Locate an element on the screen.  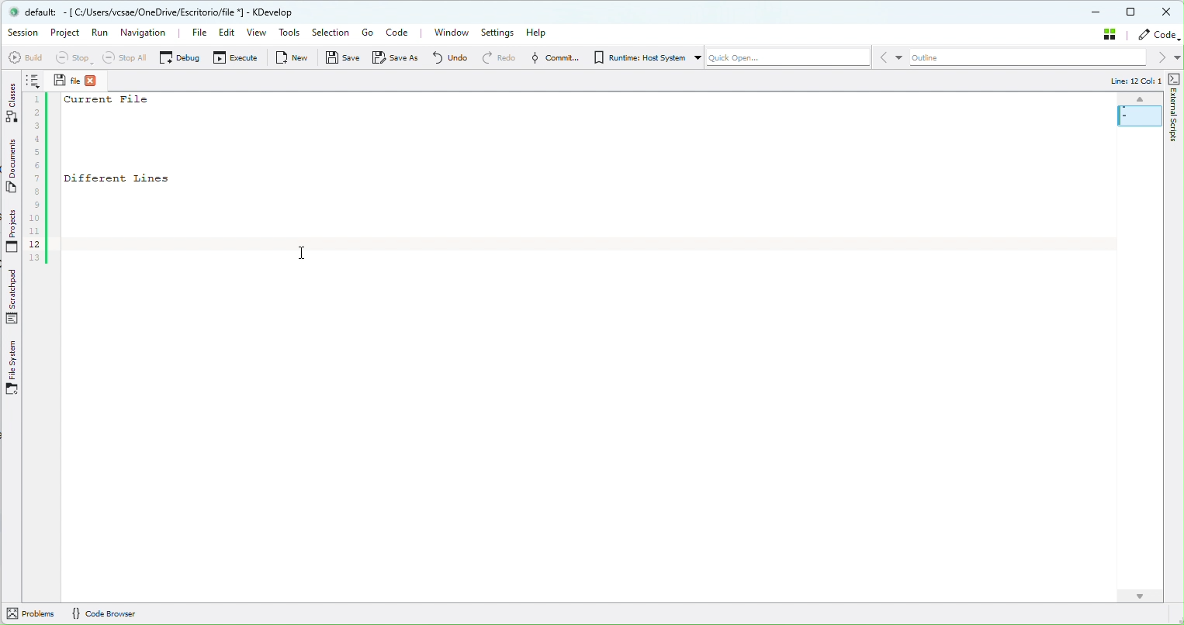
Save As is located at coordinates (395, 57).